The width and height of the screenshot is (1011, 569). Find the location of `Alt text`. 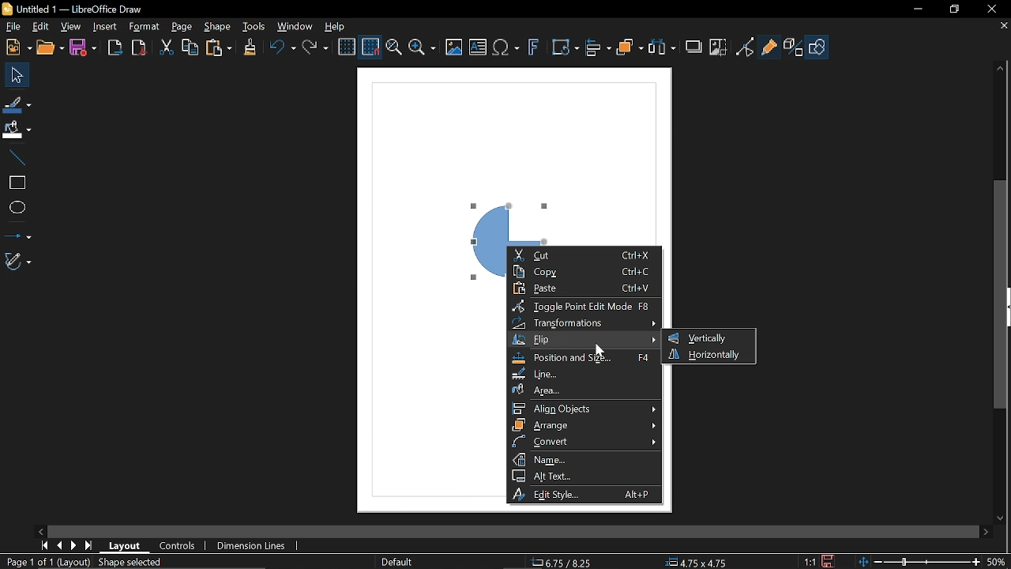

Alt text is located at coordinates (583, 476).